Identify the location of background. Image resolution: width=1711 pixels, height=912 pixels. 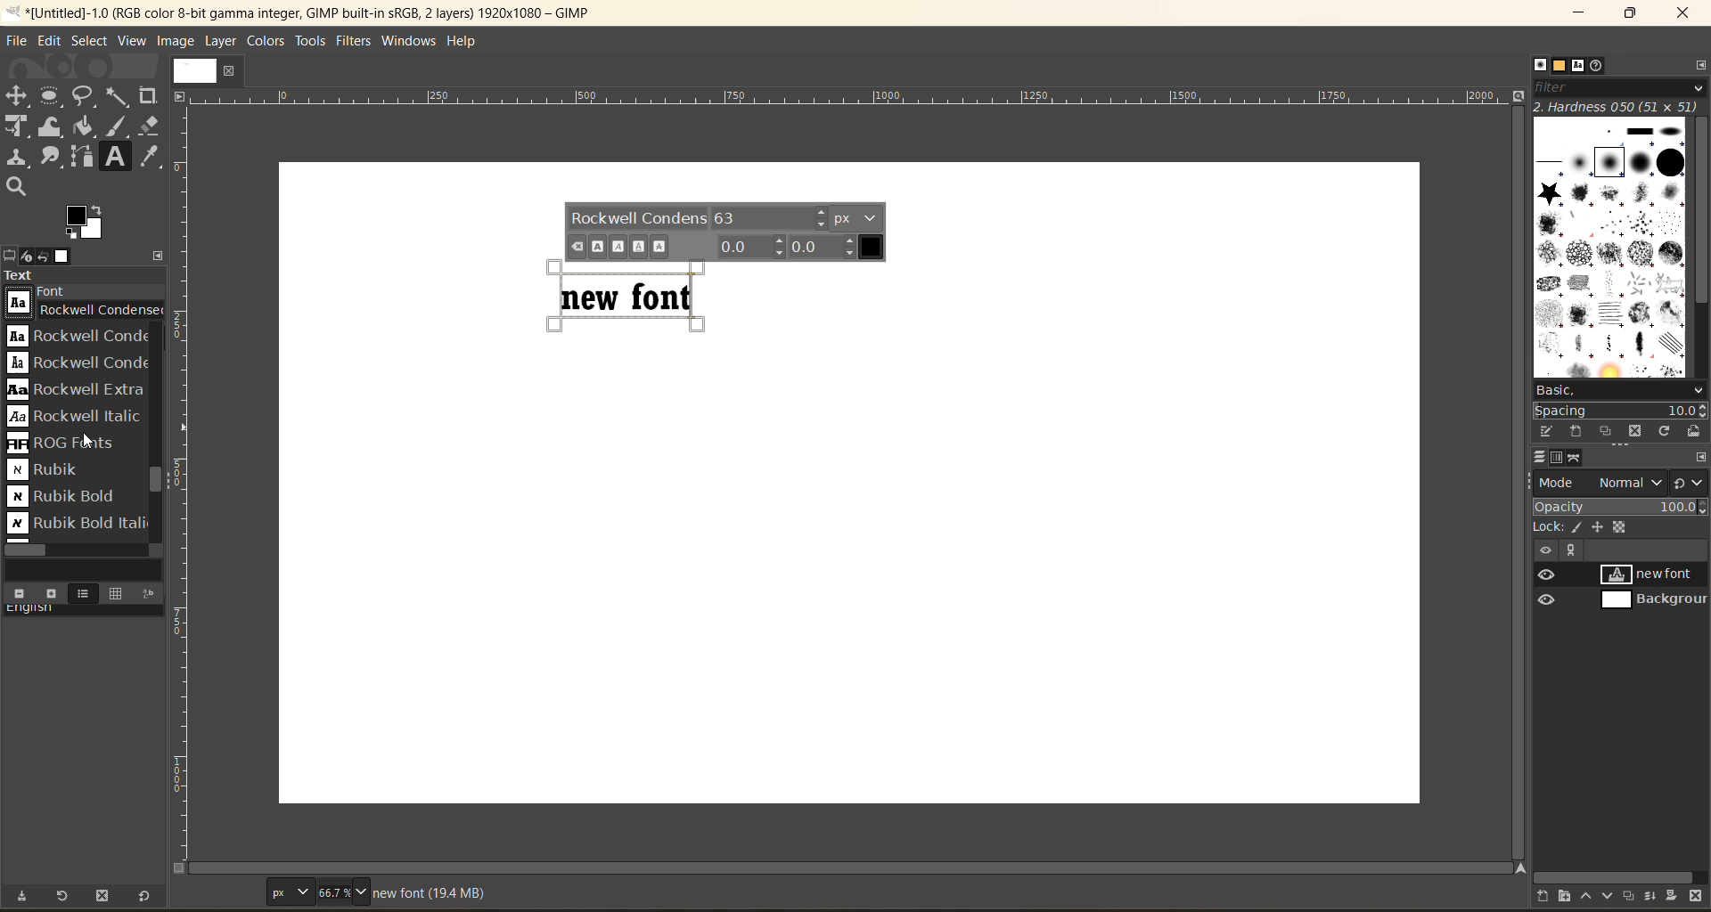
(1657, 601).